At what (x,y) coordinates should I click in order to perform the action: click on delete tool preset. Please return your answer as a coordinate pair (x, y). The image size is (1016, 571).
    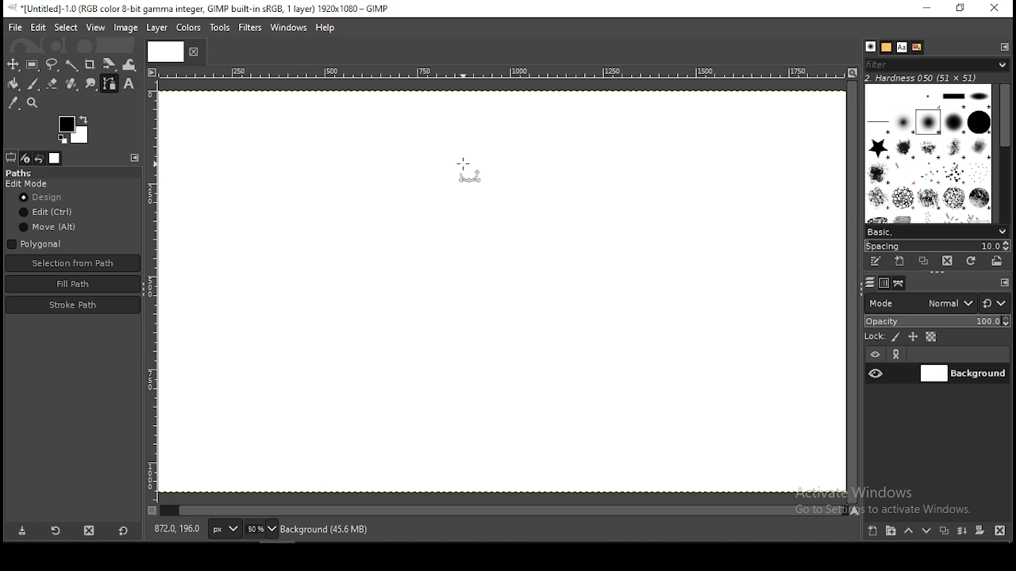
    Looking at the image, I should click on (90, 533).